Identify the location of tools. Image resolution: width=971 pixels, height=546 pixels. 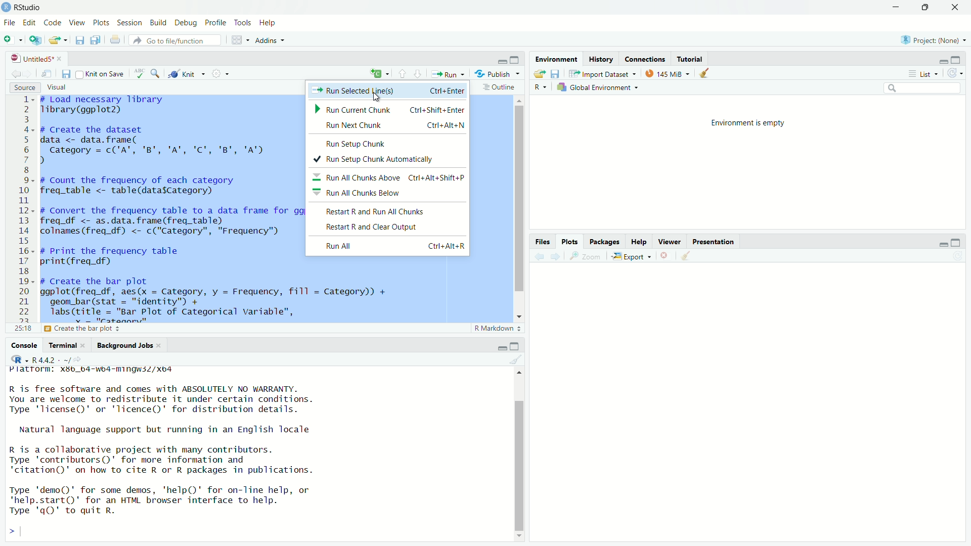
(244, 23).